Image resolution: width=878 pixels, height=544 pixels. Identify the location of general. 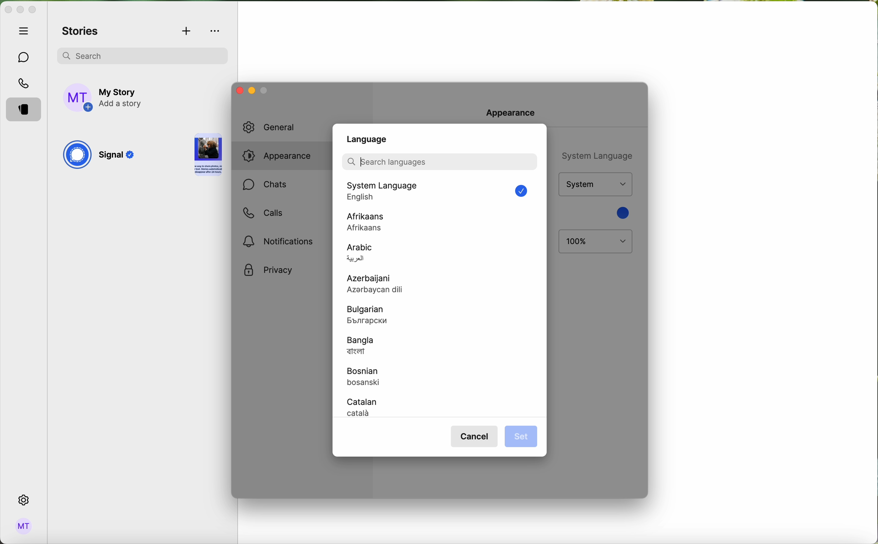
(278, 127).